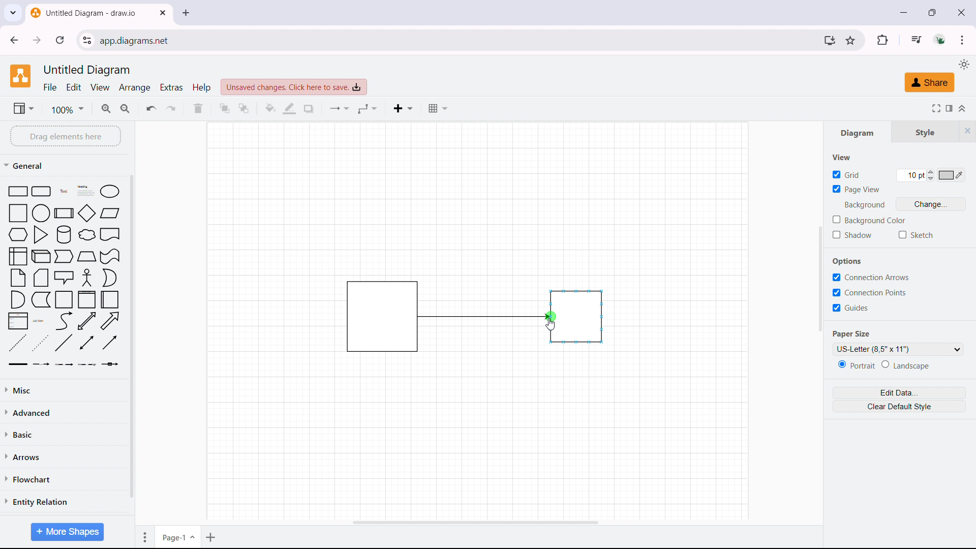 Image resolution: width=976 pixels, height=549 pixels. Describe the element at coordinates (107, 108) in the screenshot. I see `zoomin` at that location.